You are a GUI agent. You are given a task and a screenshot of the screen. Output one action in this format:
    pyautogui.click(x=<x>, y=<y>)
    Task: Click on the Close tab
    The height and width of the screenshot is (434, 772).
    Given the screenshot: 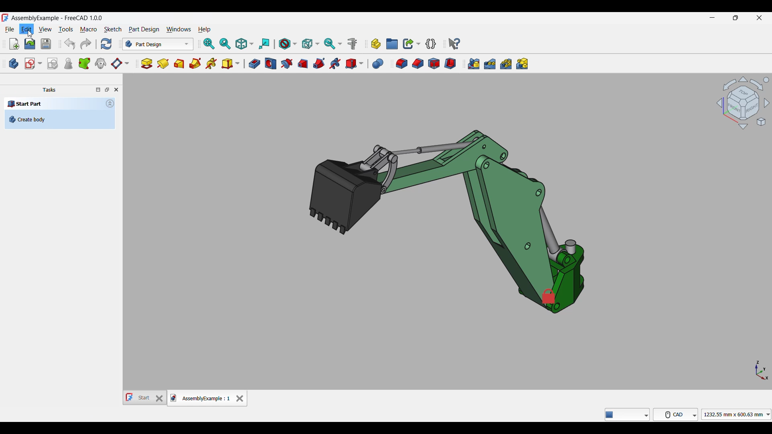 What is the action you would take?
    pyautogui.click(x=240, y=399)
    